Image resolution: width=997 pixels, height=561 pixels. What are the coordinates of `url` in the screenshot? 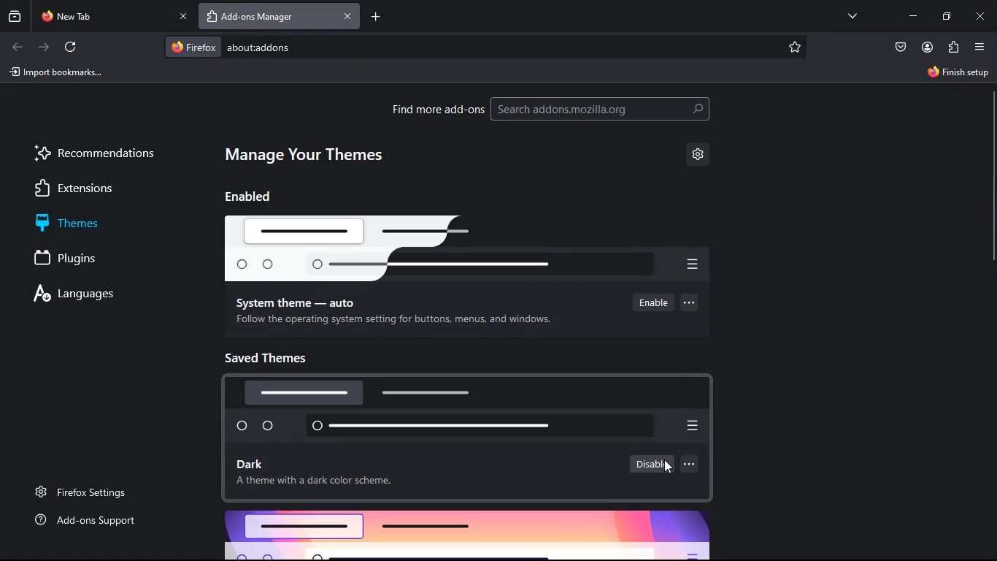 It's located at (290, 47).